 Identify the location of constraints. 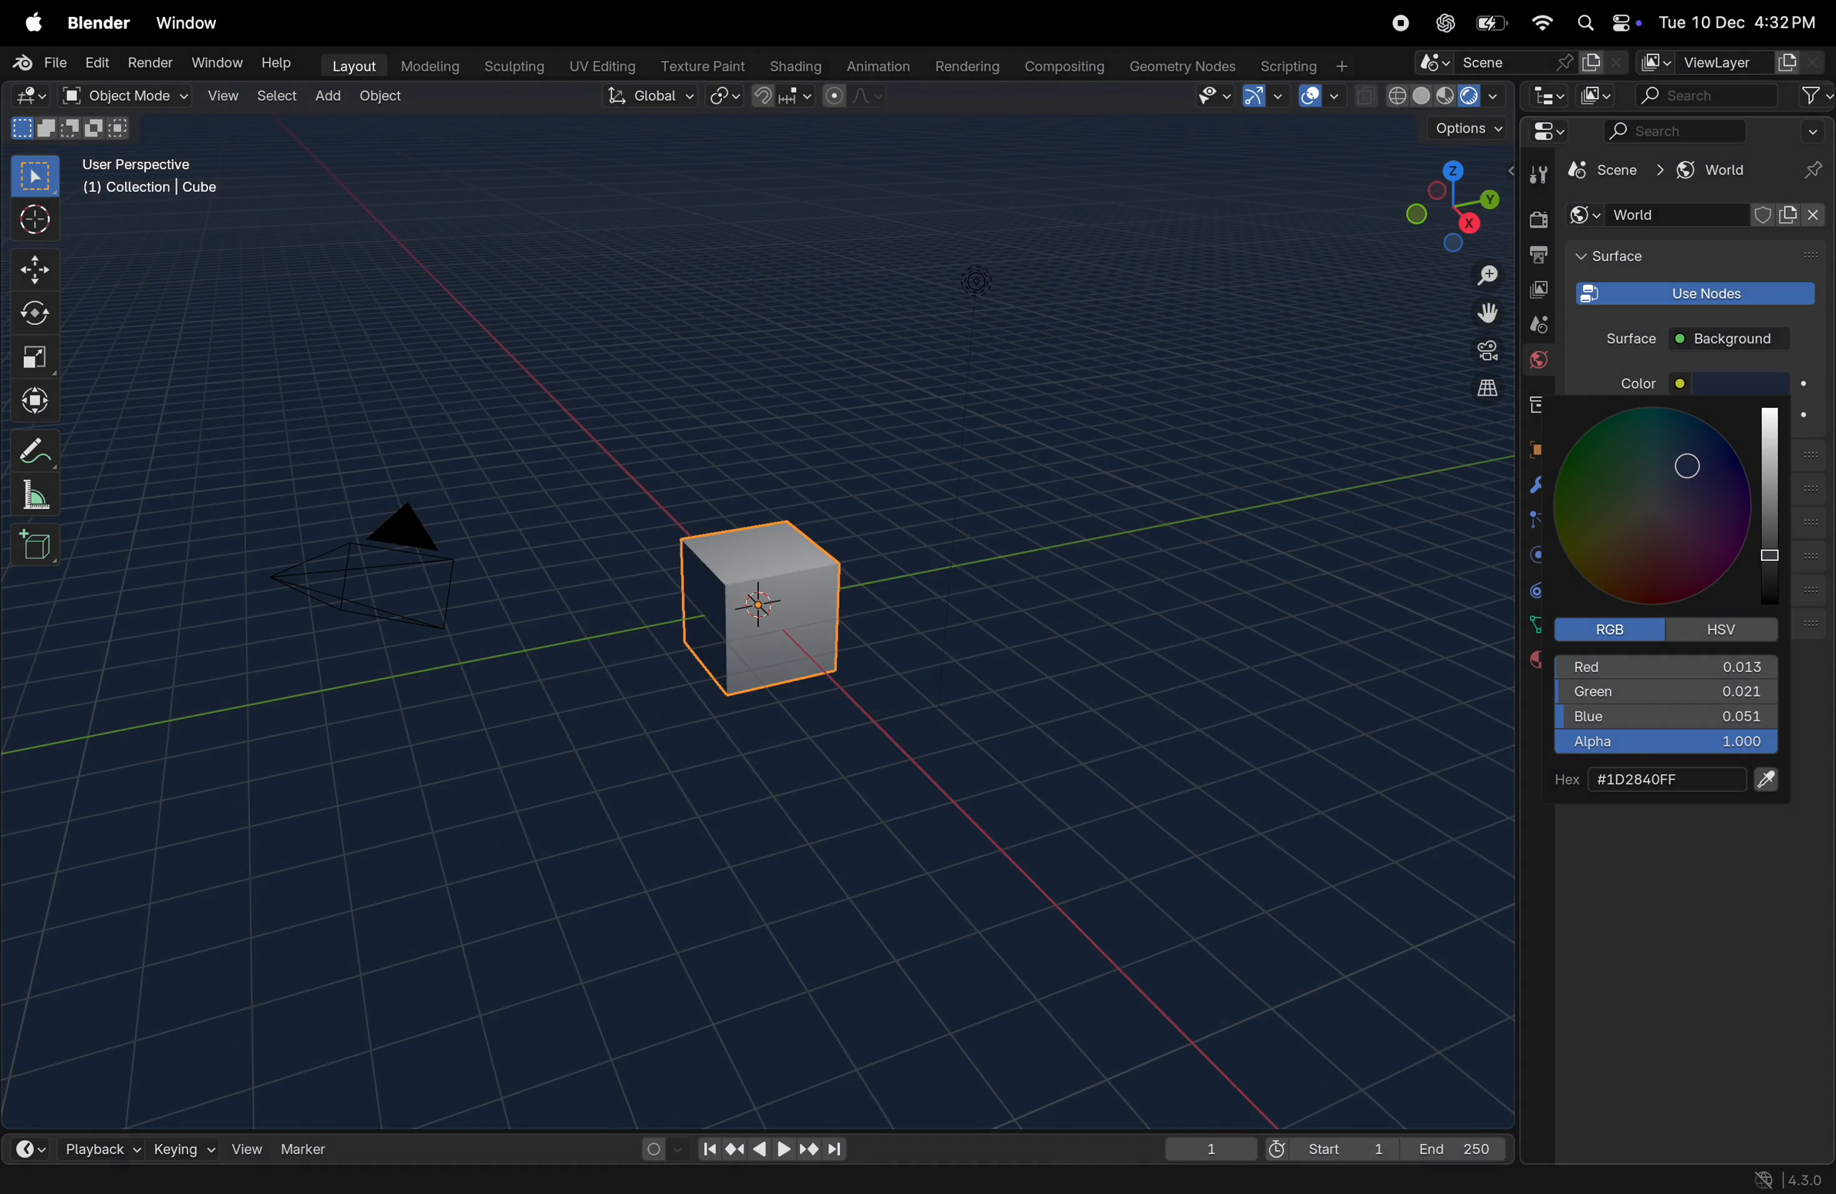
(1536, 589).